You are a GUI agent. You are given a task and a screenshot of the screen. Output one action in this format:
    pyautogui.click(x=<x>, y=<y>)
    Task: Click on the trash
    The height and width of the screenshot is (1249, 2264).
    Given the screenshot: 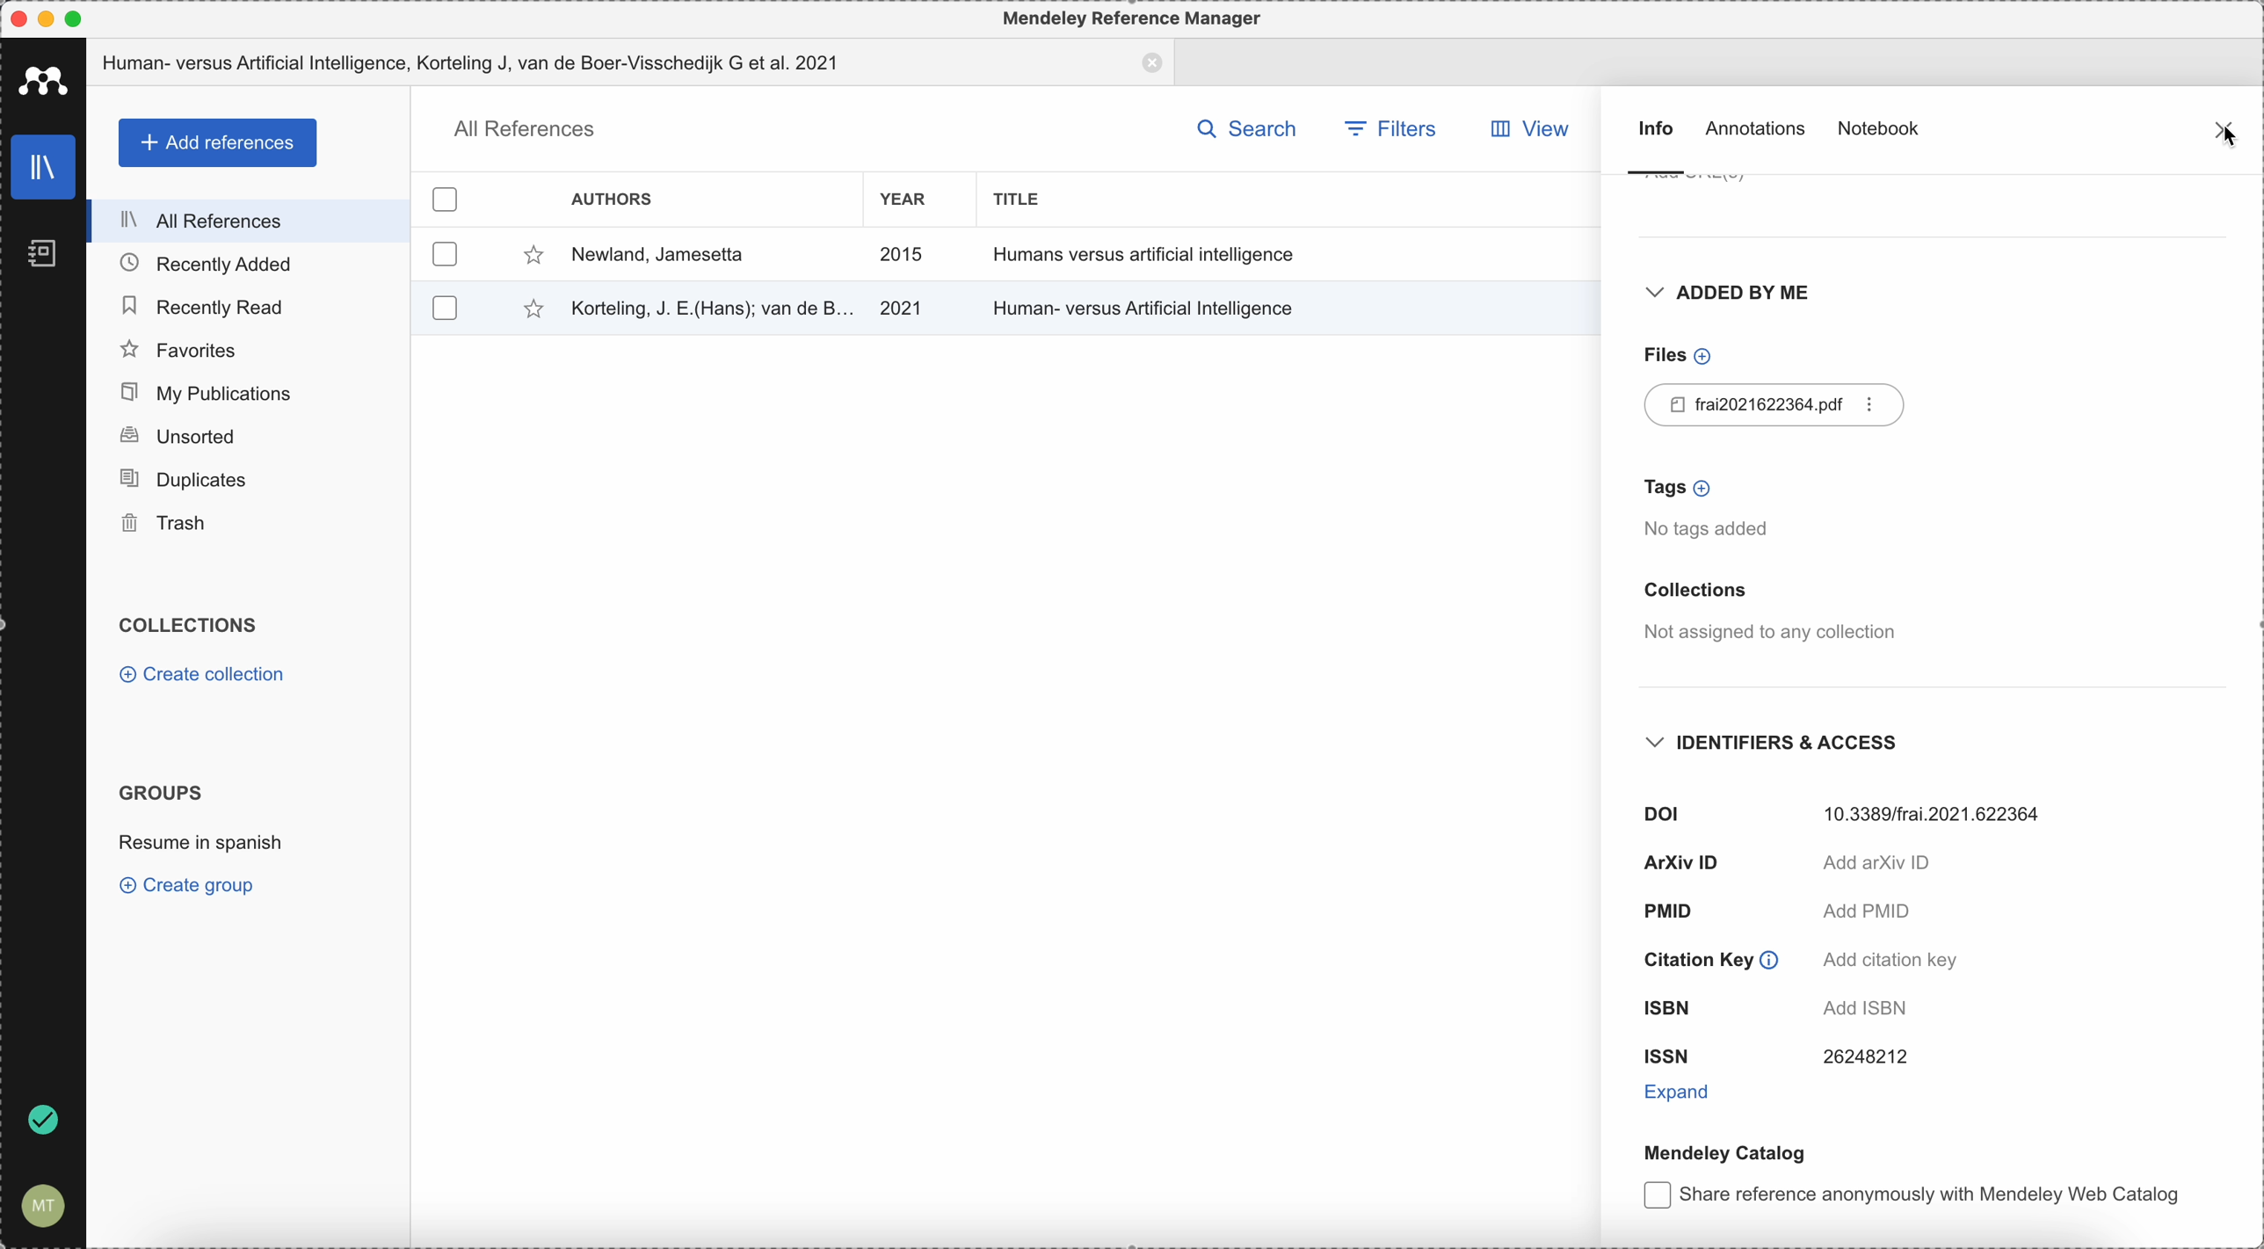 What is the action you would take?
    pyautogui.click(x=248, y=525)
    